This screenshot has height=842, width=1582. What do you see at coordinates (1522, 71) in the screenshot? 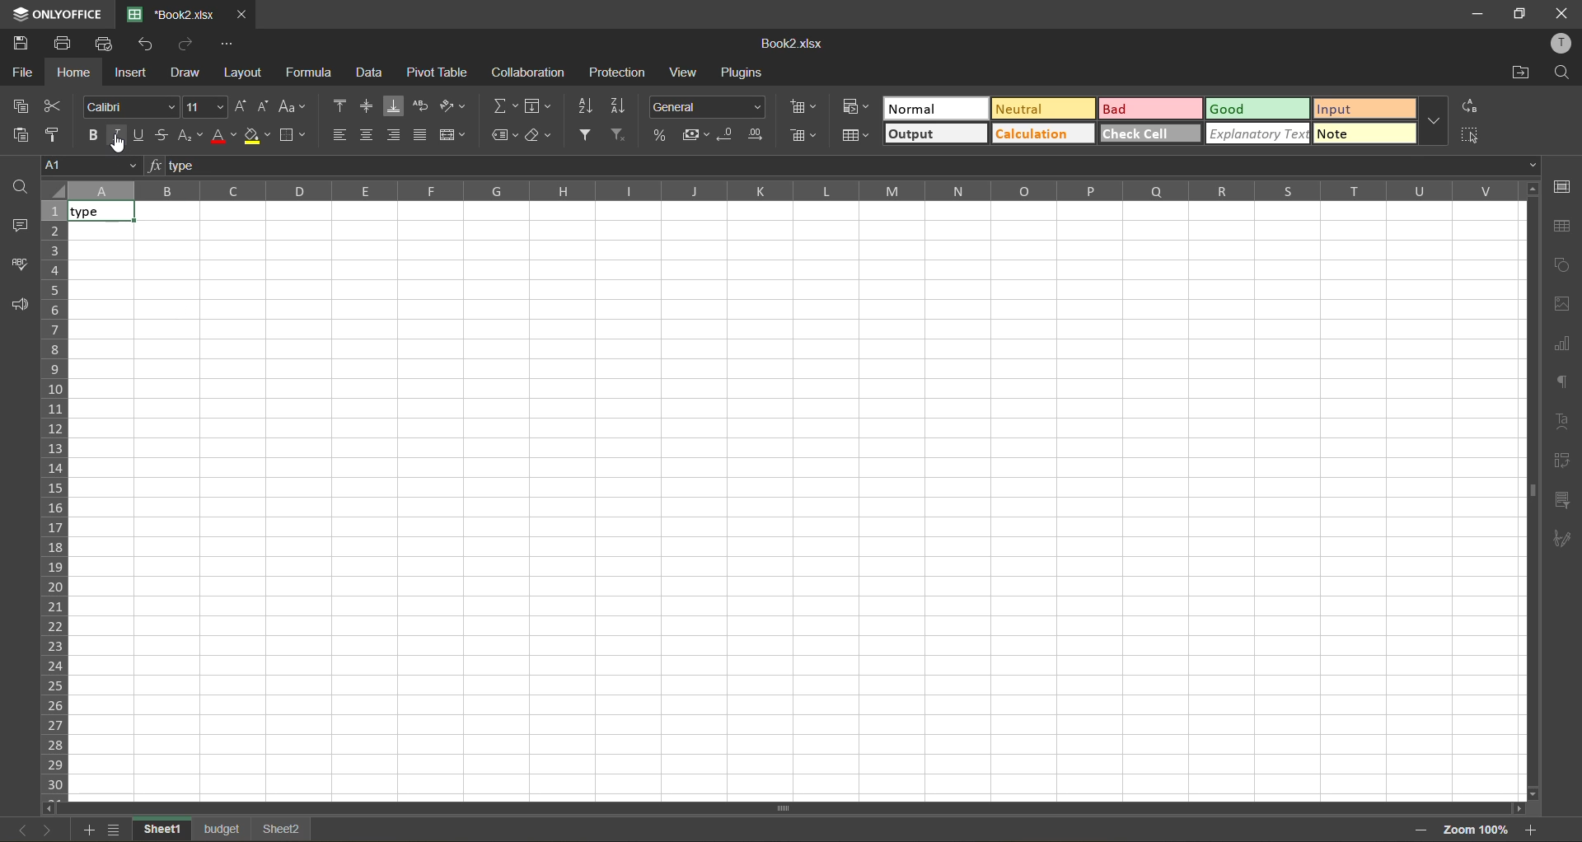
I see `open location` at bounding box center [1522, 71].